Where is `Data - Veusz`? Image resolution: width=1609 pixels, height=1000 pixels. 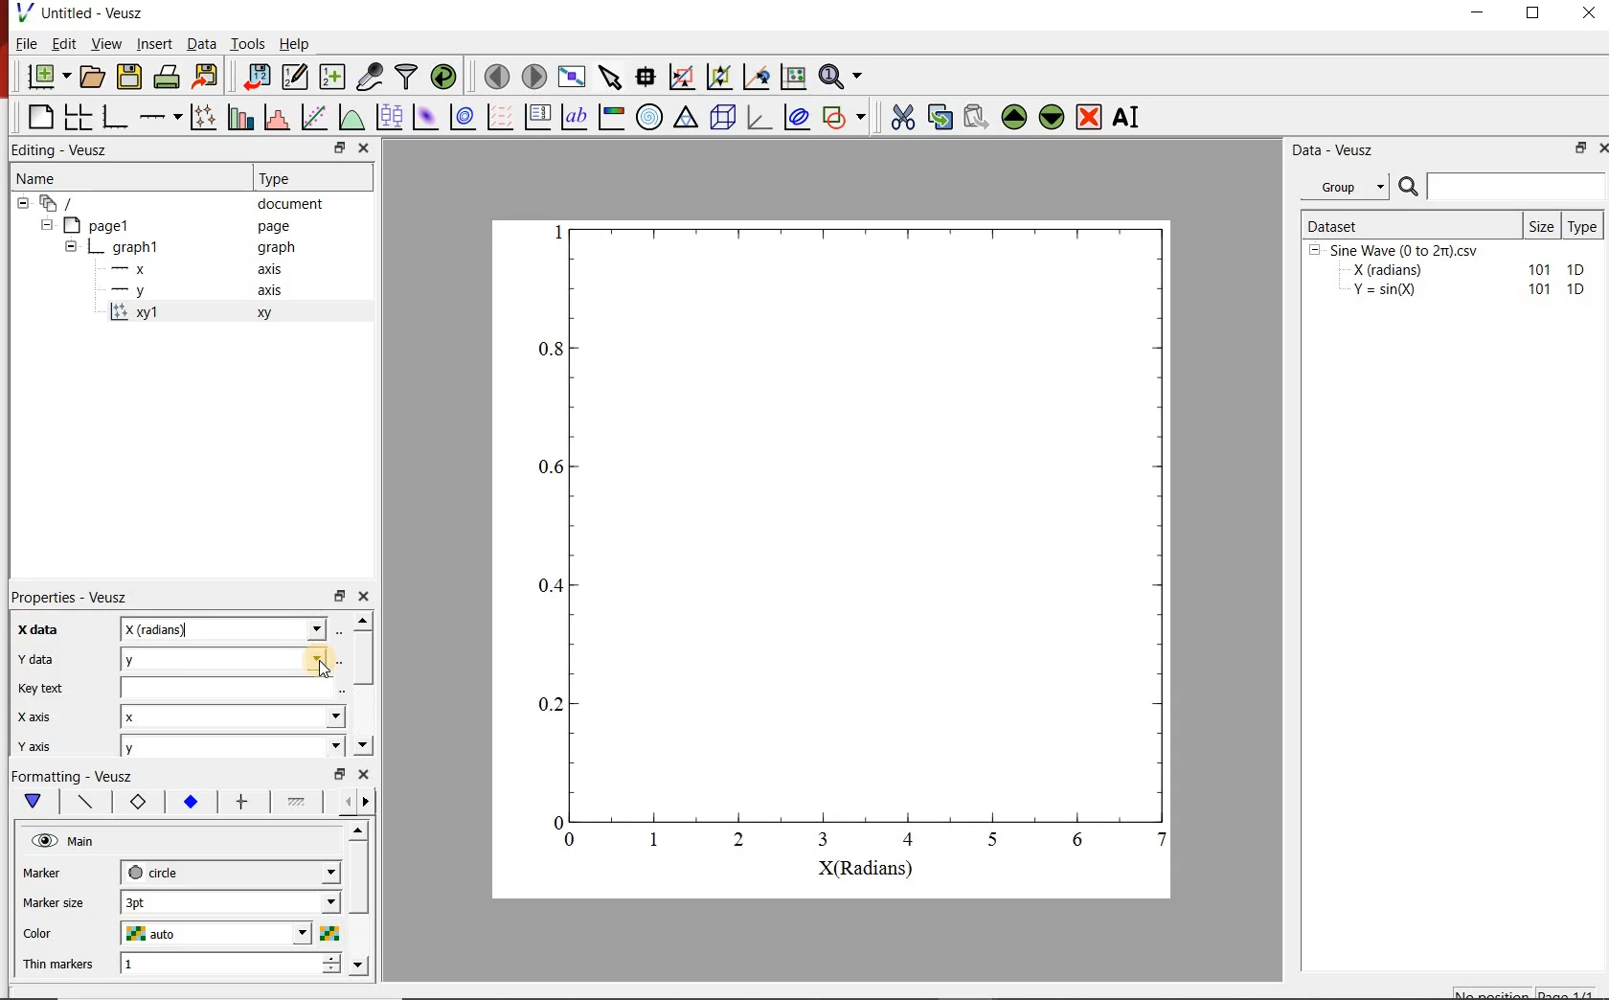
Data - Veusz is located at coordinates (1336, 151).